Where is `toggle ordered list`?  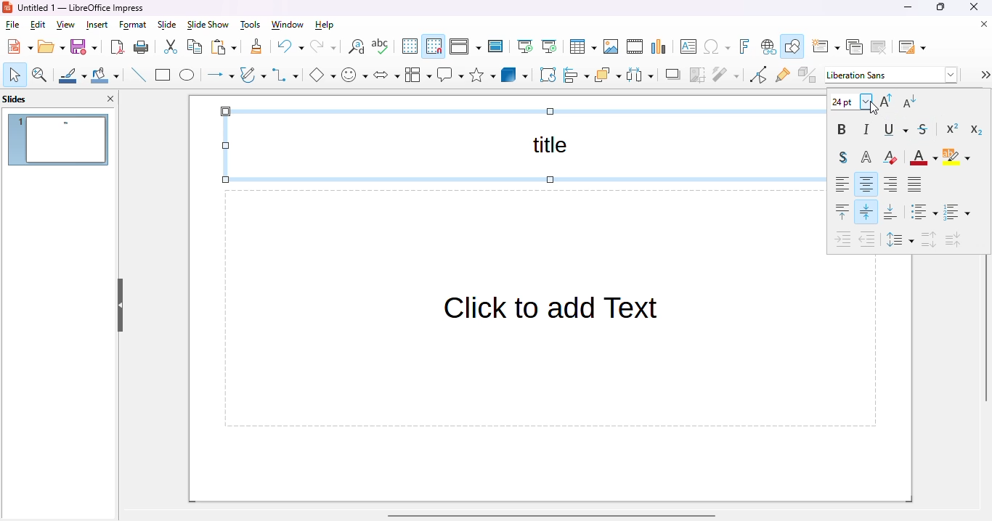
toggle ordered list is located at coordinates (956, 212).